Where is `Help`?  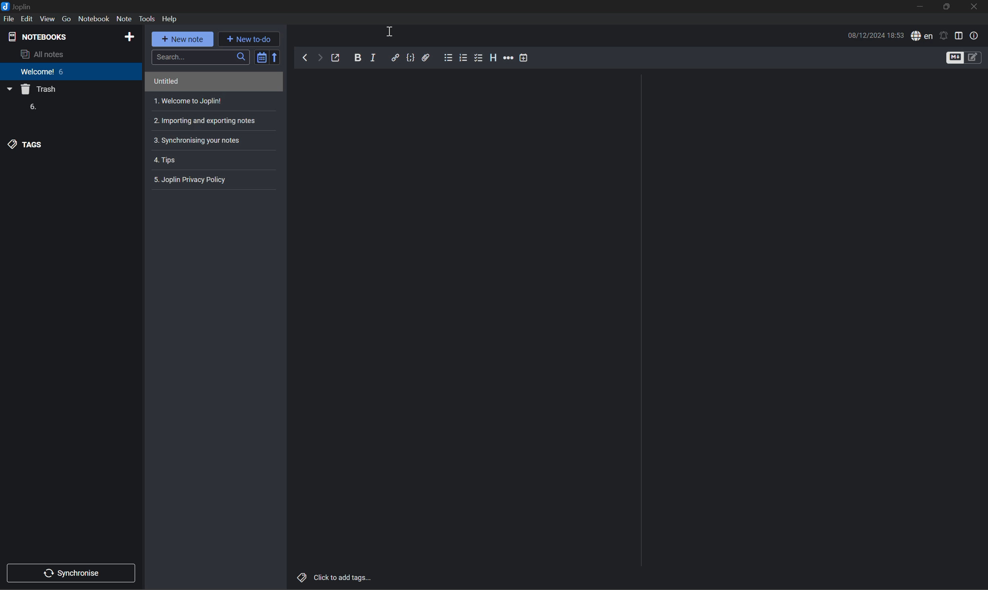 Help is located at coordinates (173, 19).